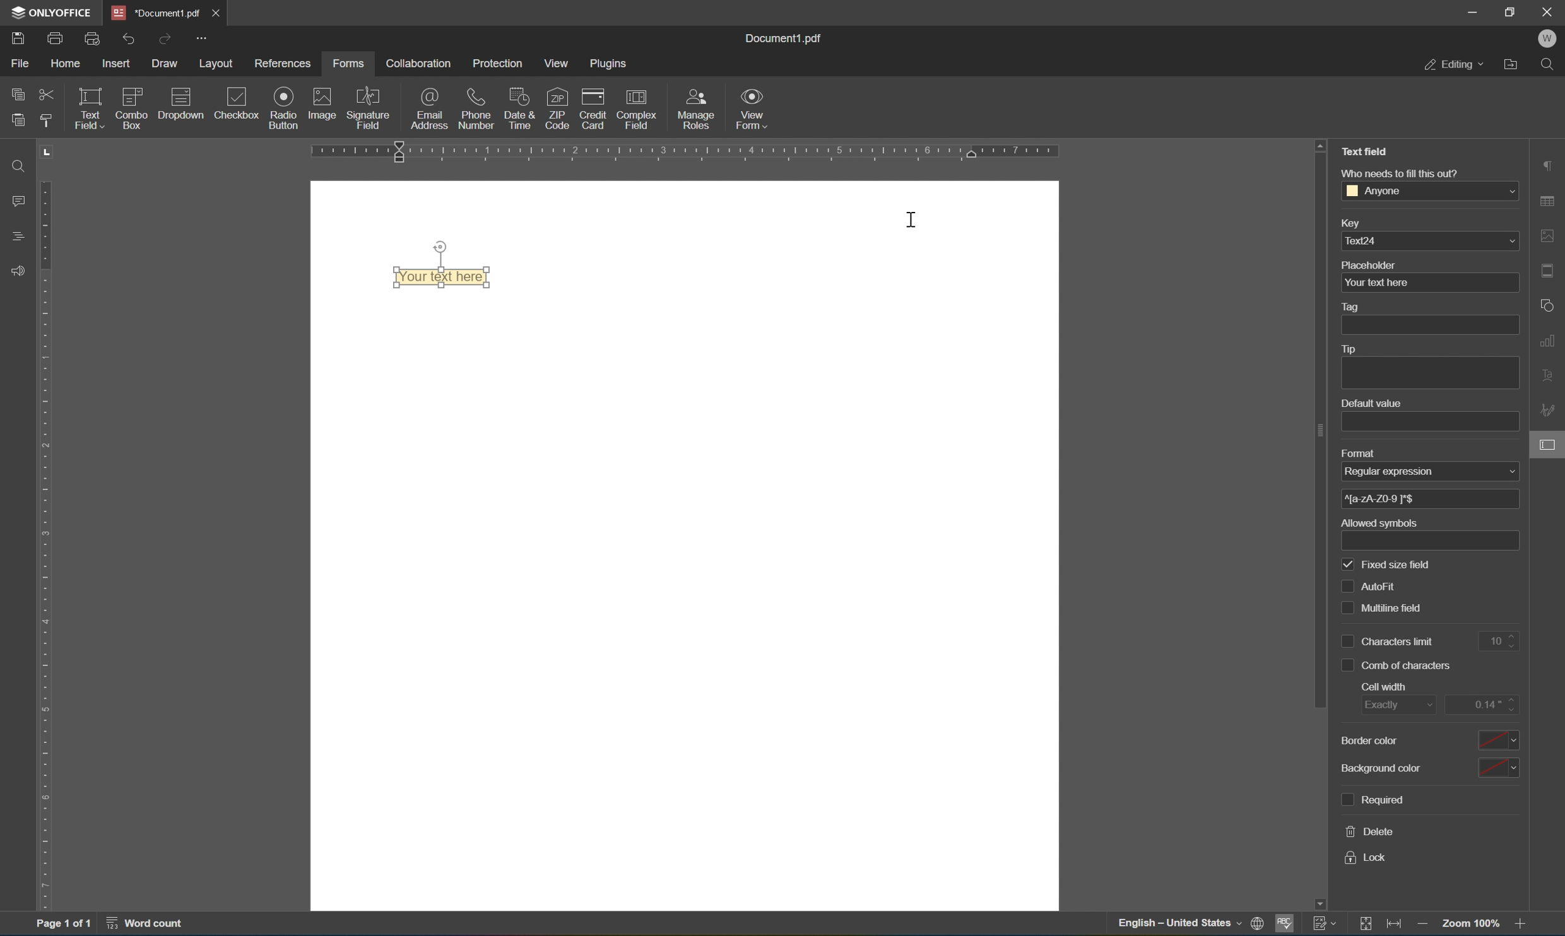 This screenshot has height=936, width=1565. Describe the element at coordinates (1549, 305) in the screenshot. I see `shape settings` at that location.